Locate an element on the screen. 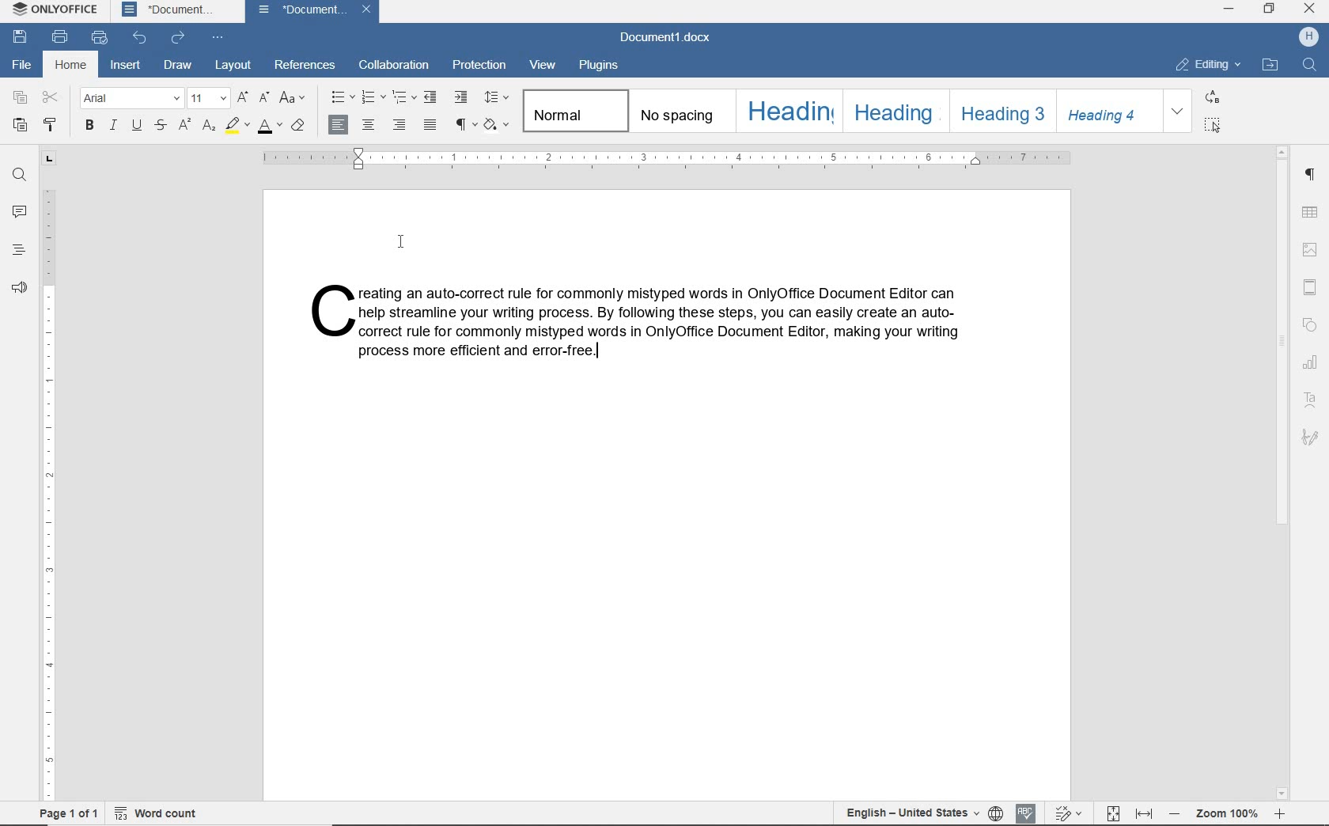 This screenshot has height=826, width=1329. ALIGN LEFT is located at coordinates (339, 124).